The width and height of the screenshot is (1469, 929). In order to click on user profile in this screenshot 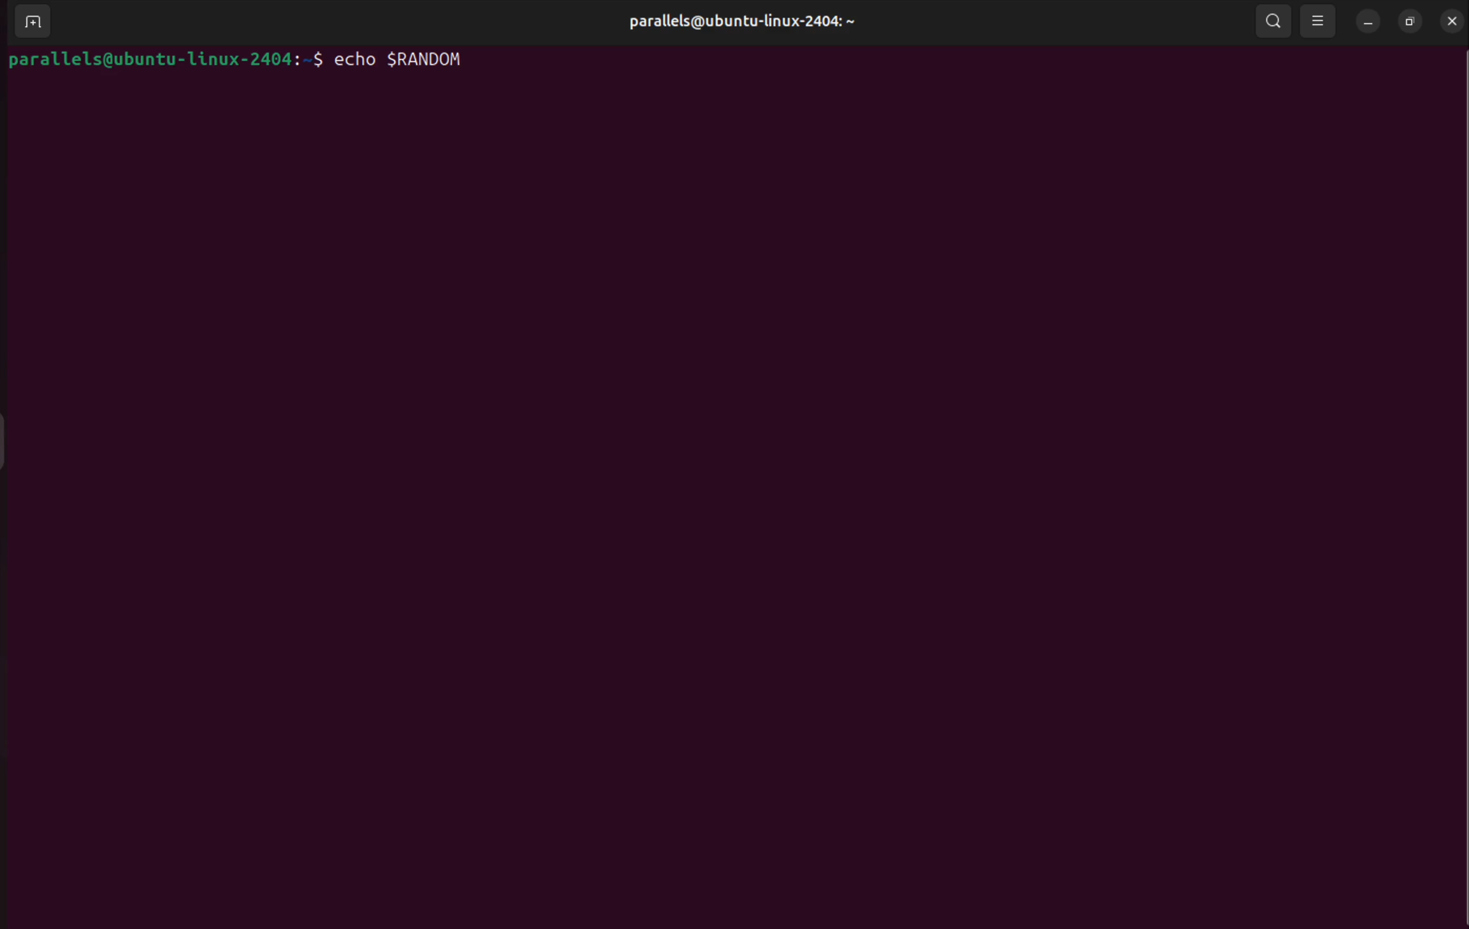, I will do `click(736, 24)`.